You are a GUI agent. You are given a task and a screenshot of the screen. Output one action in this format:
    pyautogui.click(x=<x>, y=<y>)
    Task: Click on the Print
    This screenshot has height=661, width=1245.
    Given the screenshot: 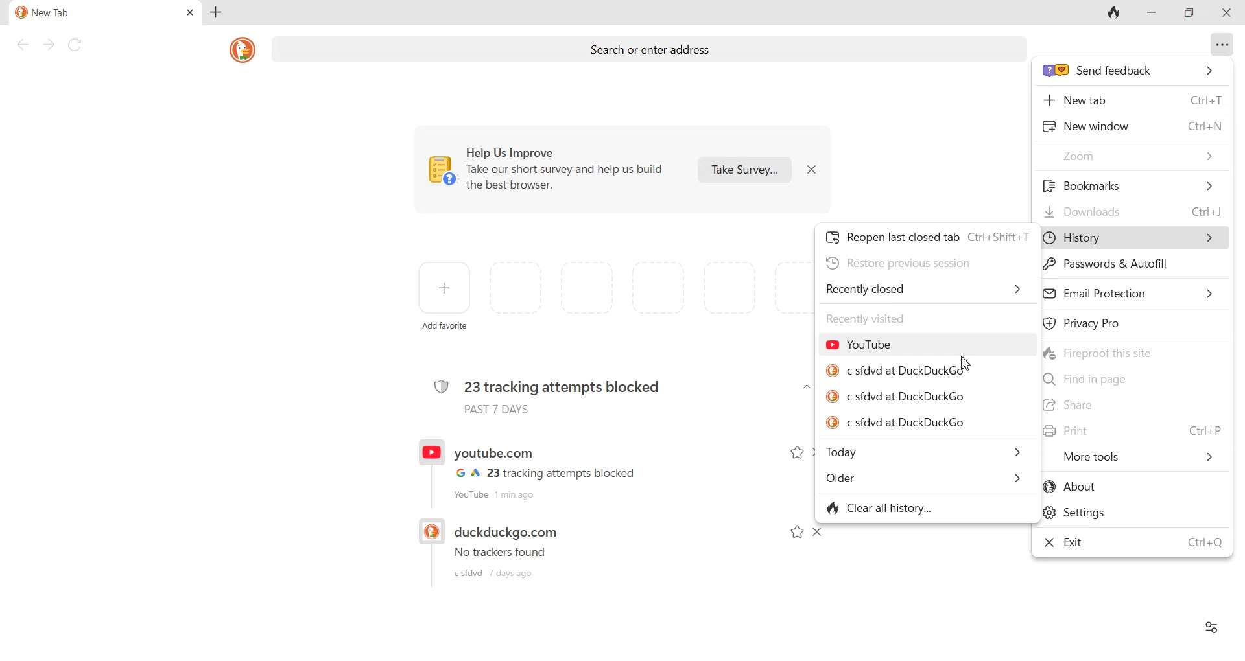 What is the action you would take?
    pyautogui.click(x=1133, y=430)
    